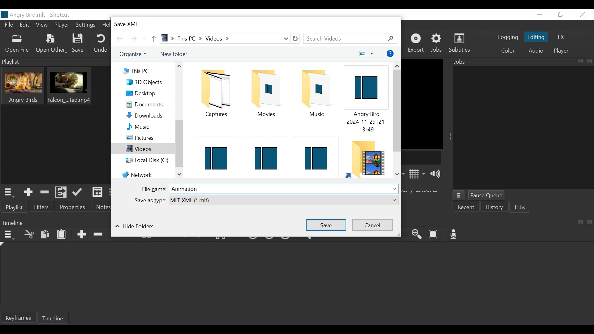  I want to click on Change your view, so click(366, 54).